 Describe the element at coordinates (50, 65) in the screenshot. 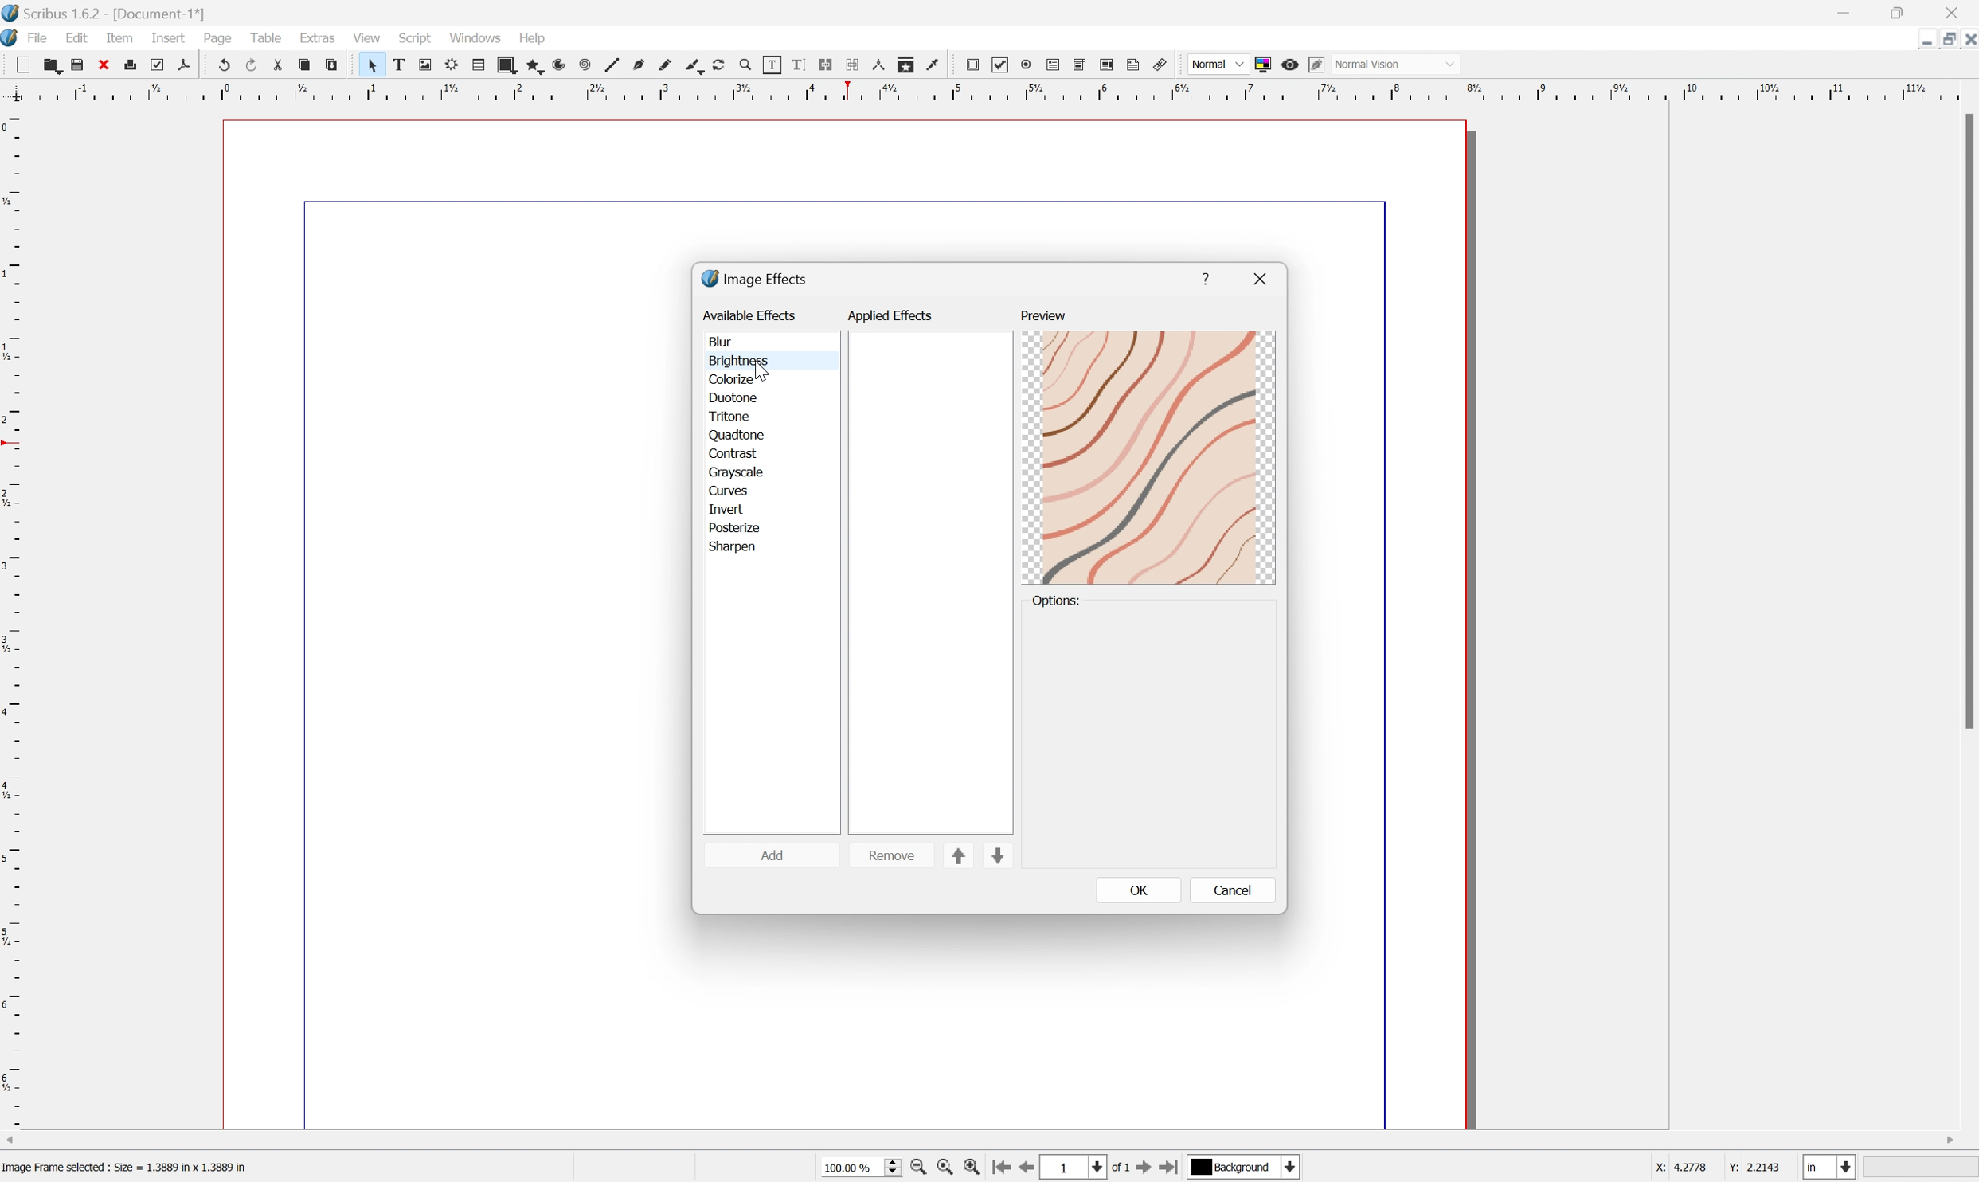

I see `Open` at that location.